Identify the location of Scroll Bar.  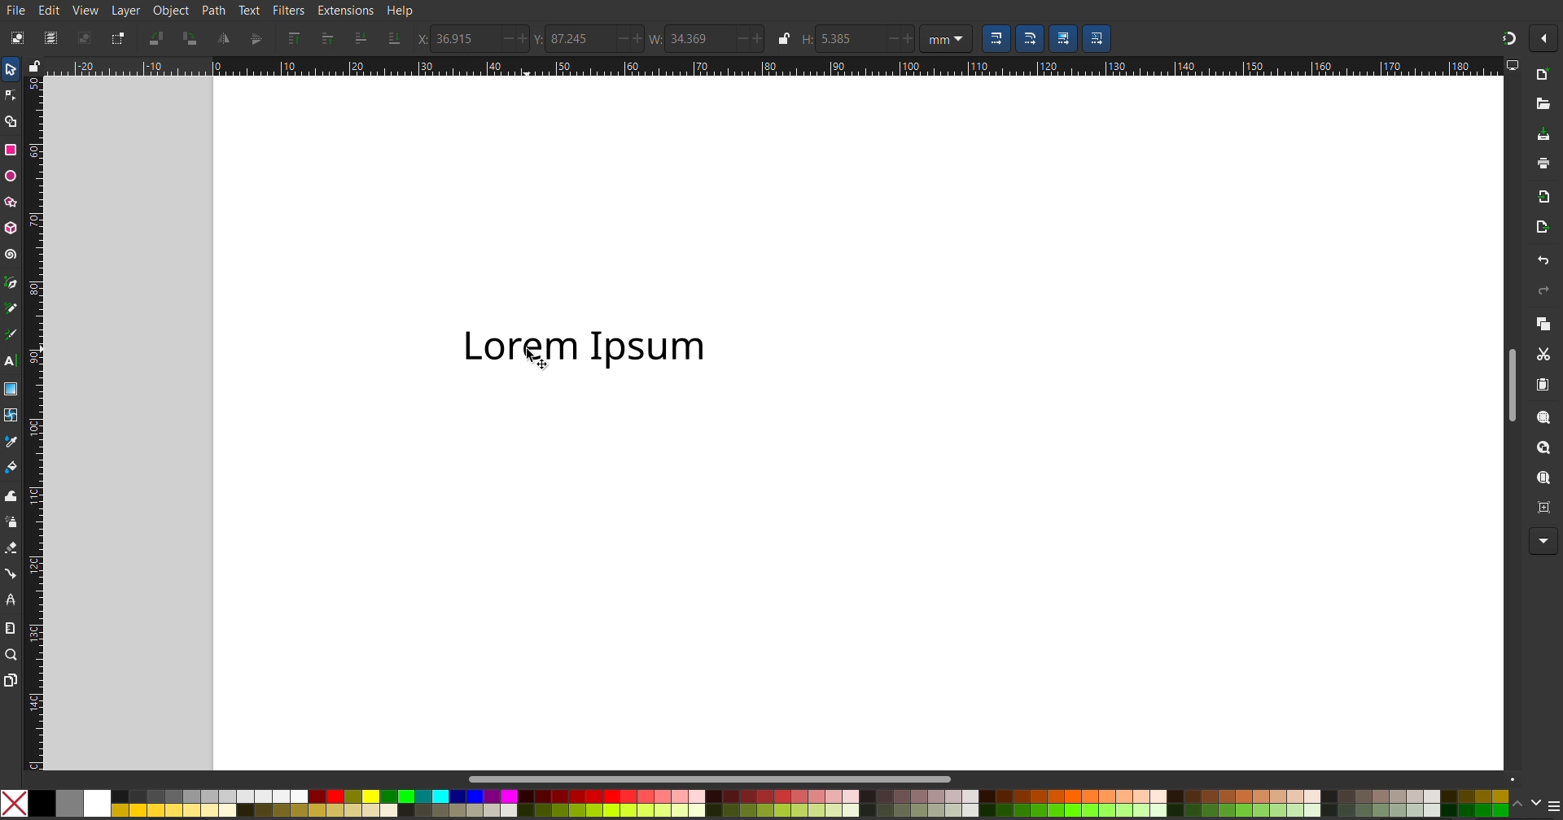
(1508, 383).